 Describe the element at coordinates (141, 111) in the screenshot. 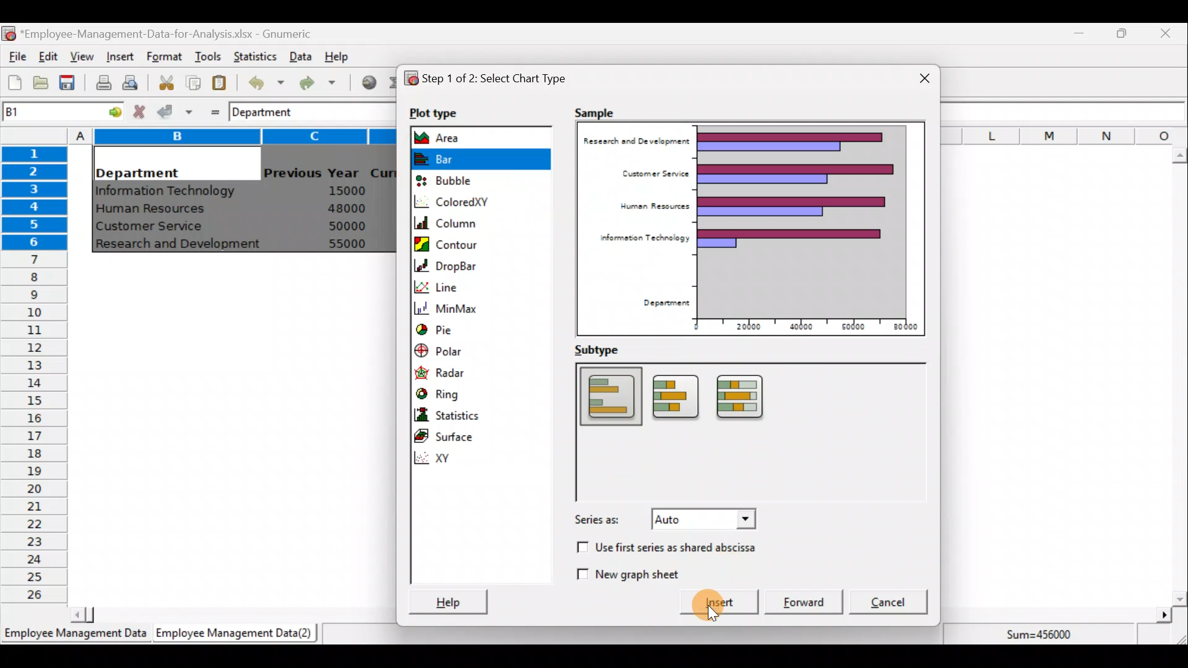

I see `Cancel change` at that location.